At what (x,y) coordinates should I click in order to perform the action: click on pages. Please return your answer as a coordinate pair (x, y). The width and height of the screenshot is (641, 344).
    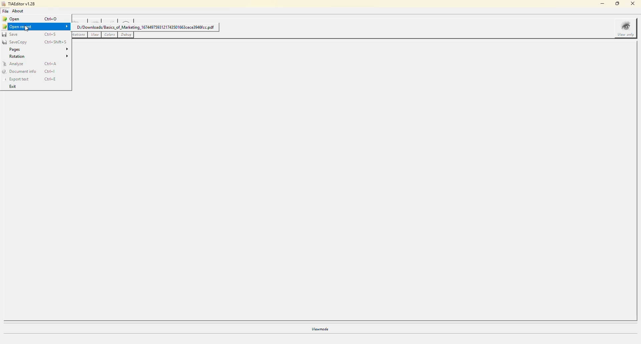
    Looking at the image, I should click on (14, 49).